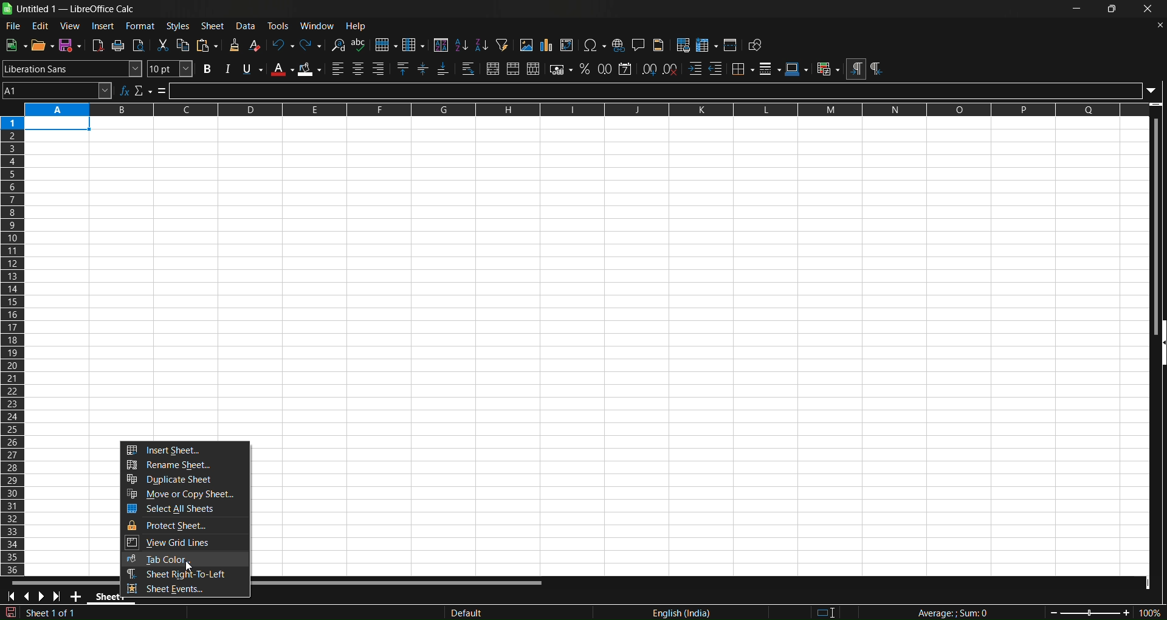 This screenshot has width=1167, height=620. I want to click on border styles, so click(770, 69).